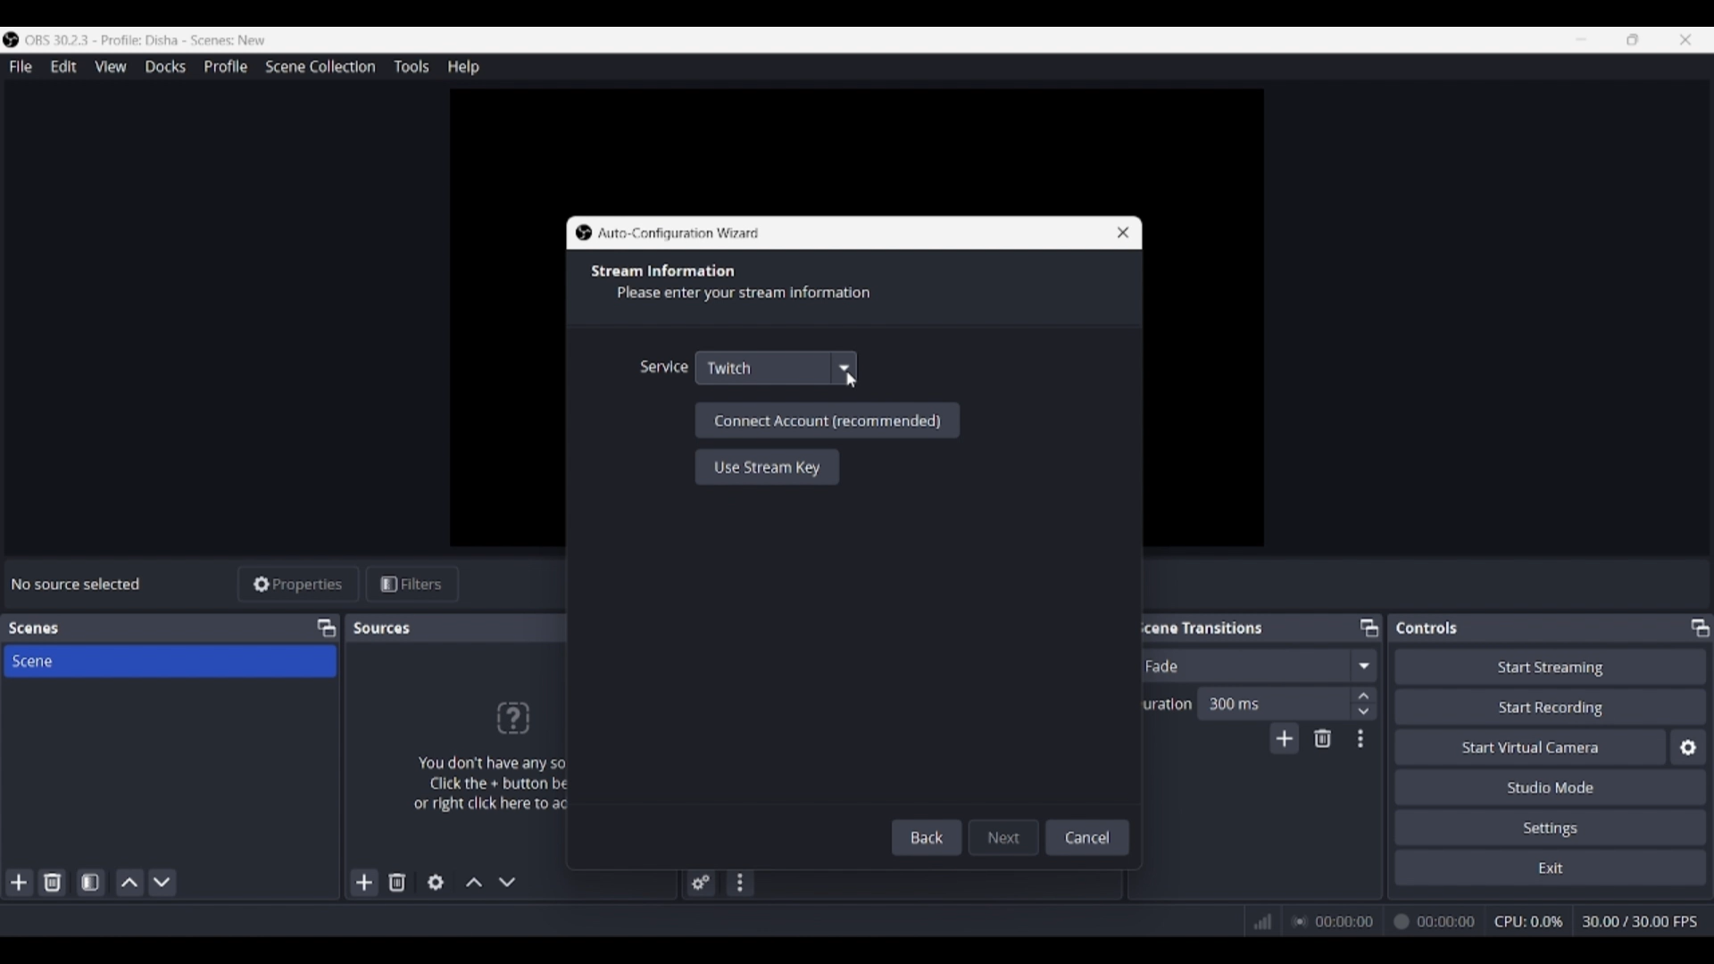 The height and width of the screenshot is (964, 1714). I want to click on Open source properties, so click(436, 883).